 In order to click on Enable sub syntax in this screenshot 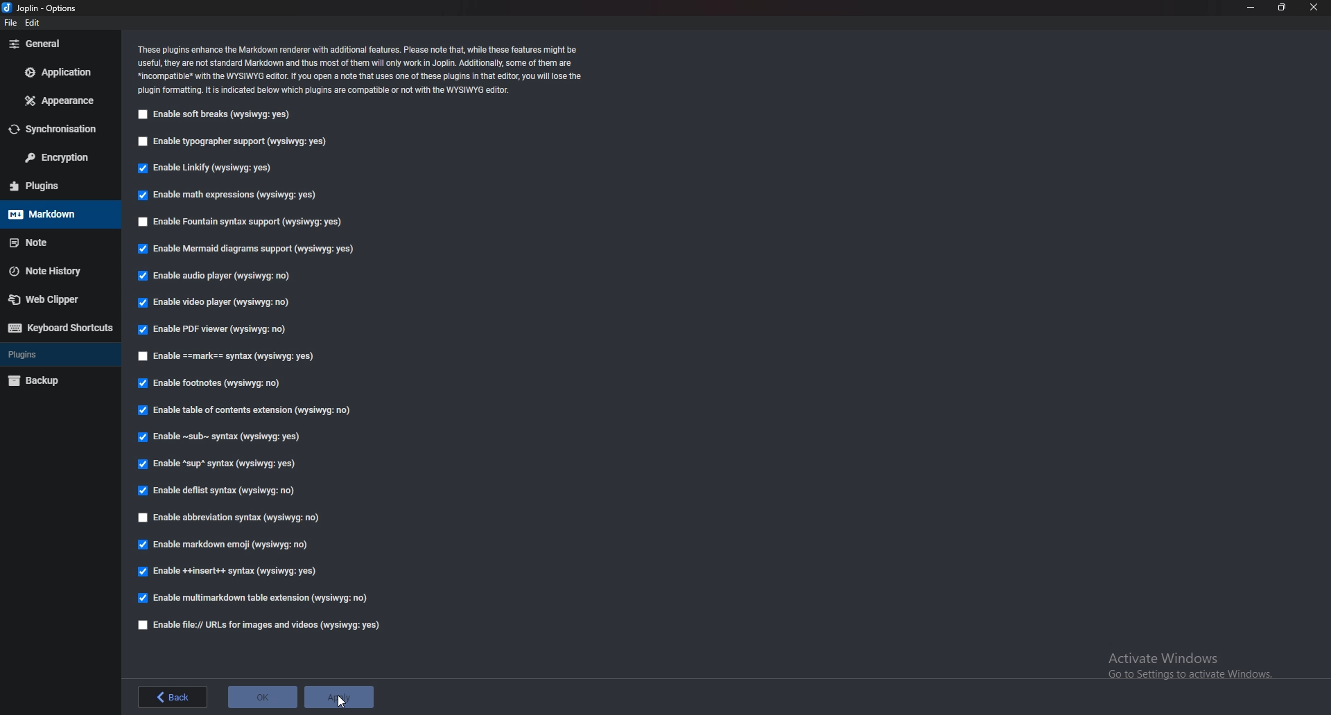, I will do `click(222, 440)`.